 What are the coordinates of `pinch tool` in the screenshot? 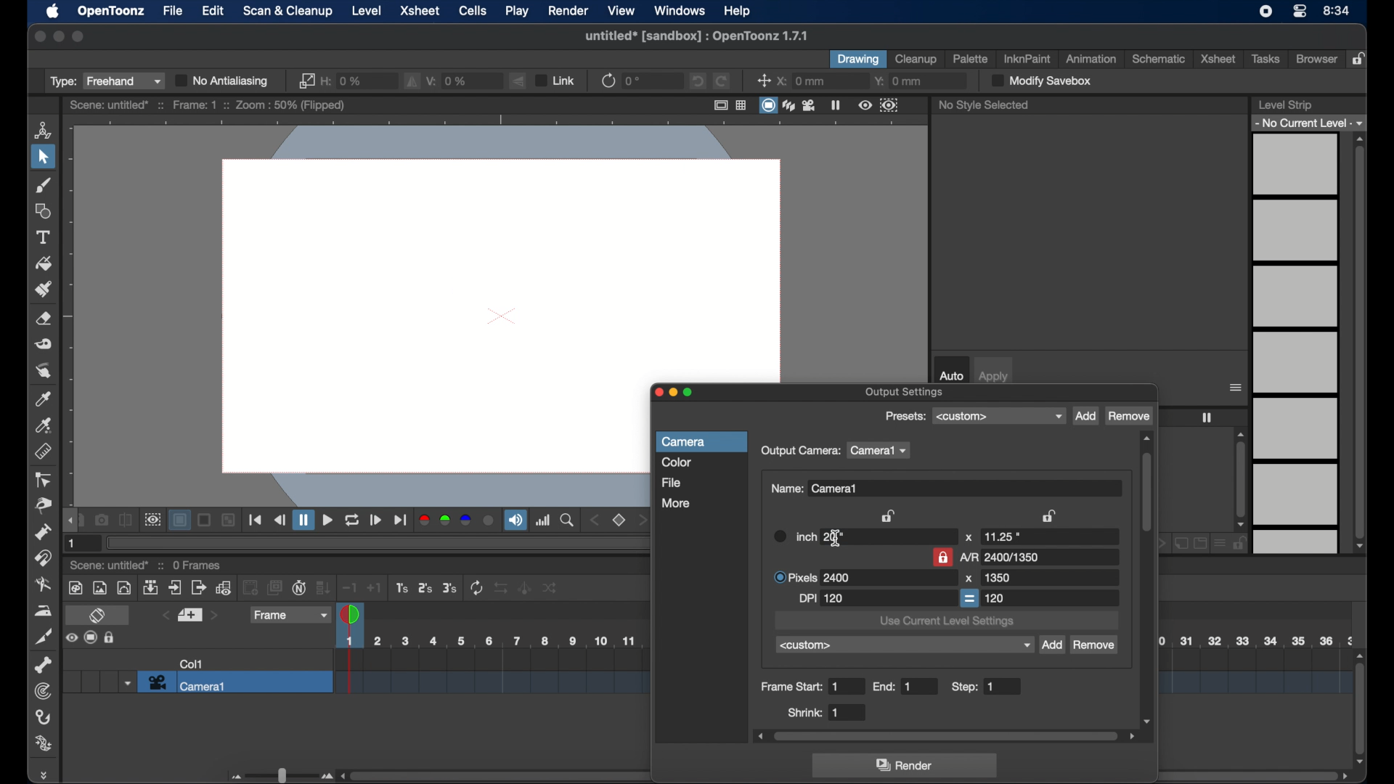 It's located at (41, 506).